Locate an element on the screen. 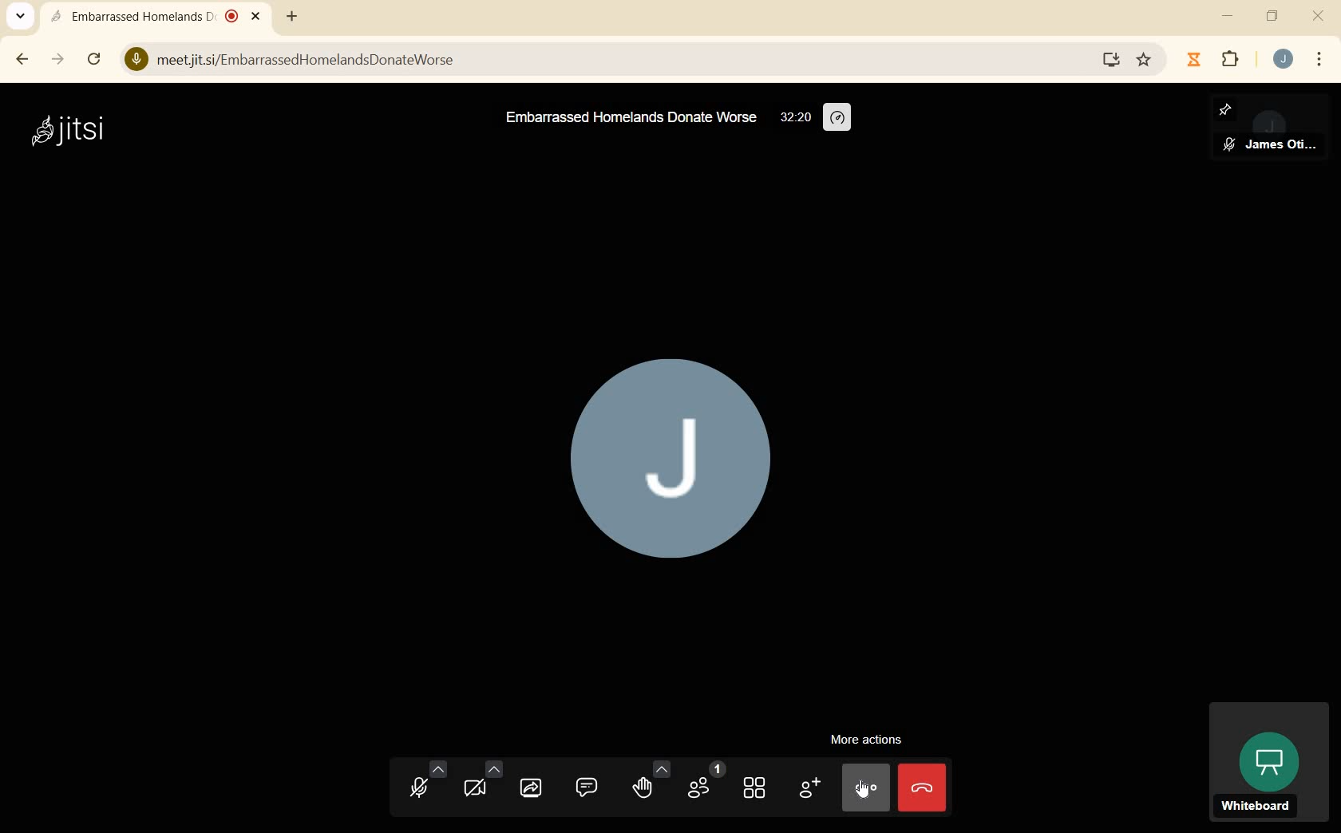  performance settings is located at coordinates (838, 119).